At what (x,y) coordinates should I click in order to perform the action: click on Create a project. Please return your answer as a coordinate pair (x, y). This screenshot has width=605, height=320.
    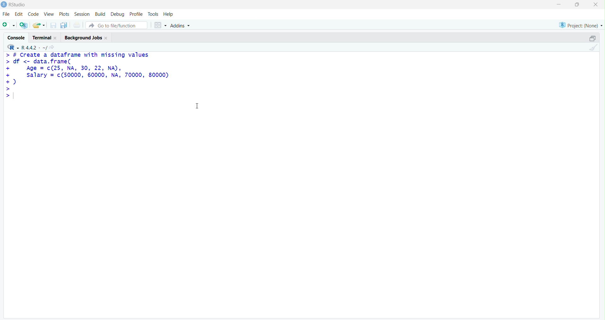
    Looking at the image, I should click on (24, 25).